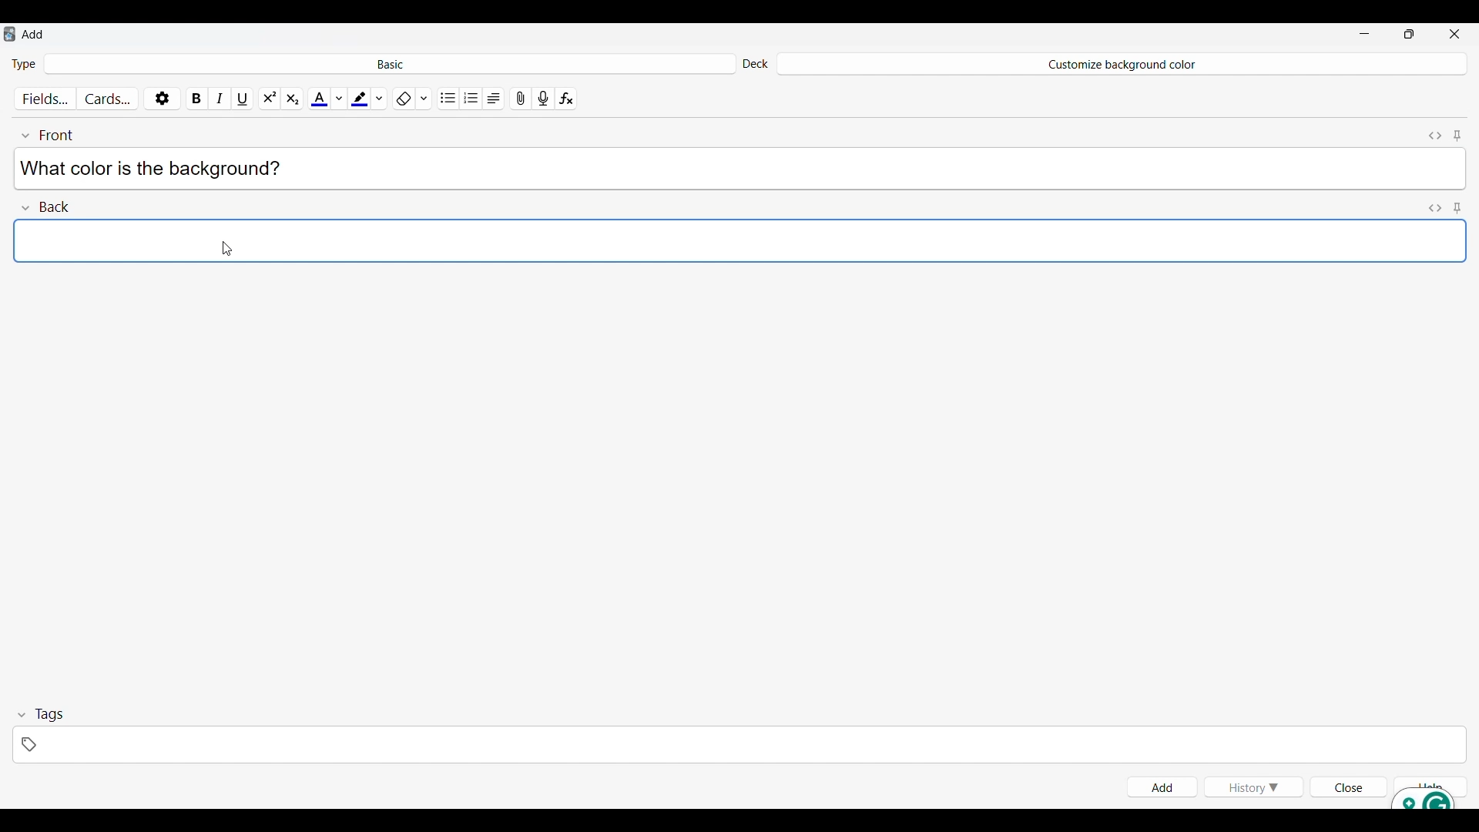  I want to click on Underline , so click(244, 96).